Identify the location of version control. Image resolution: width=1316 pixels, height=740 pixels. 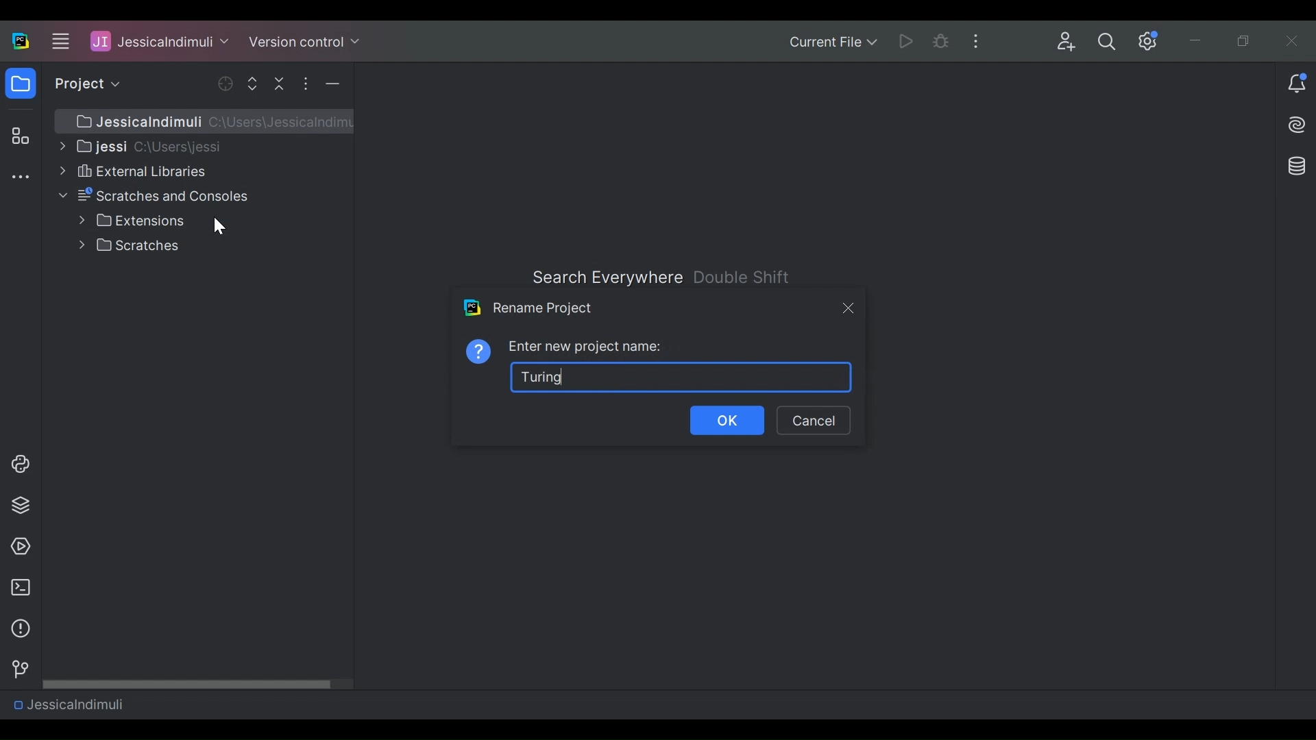
(16, 669).